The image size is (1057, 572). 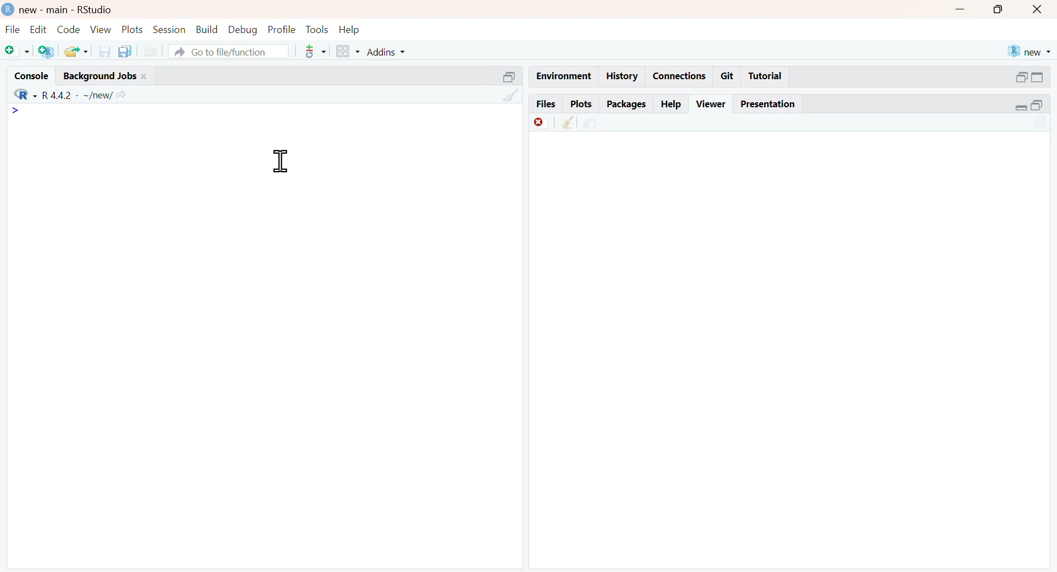 I want to click on text cursor, so click(x=279, y=161).